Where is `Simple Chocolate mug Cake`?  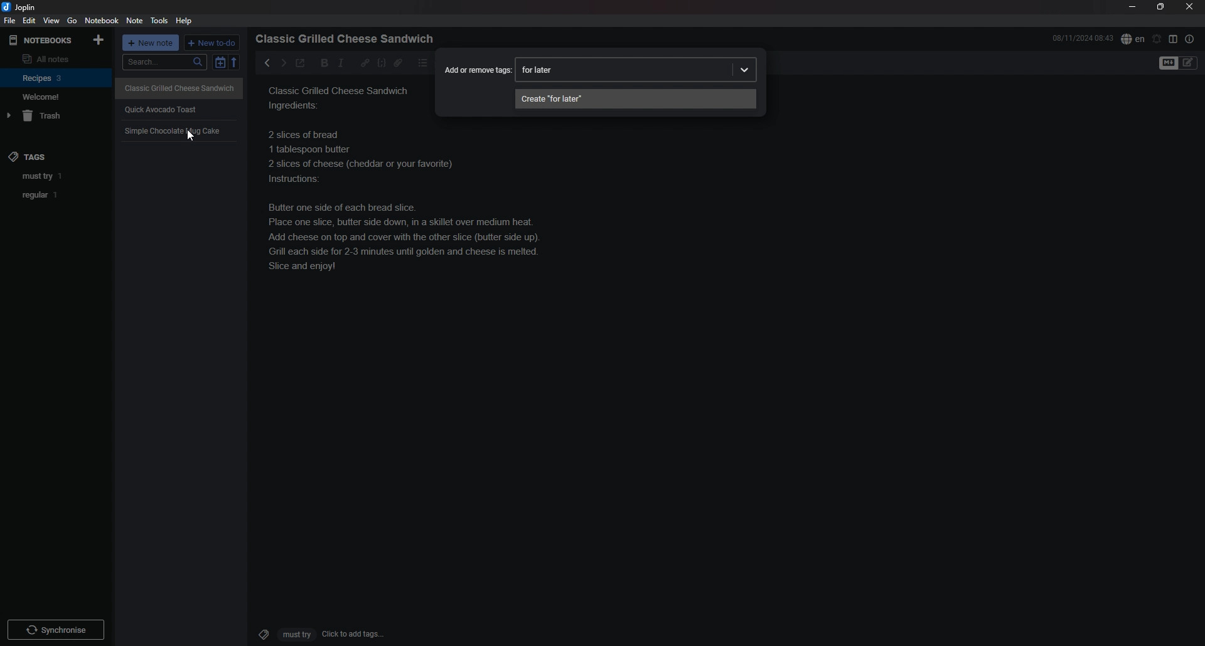 Simple Chocolate mug Cake is located at coordinates (174, 132).